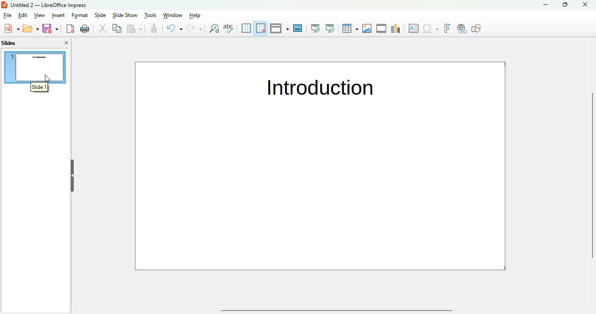  I want to click on insert, so click(58, 16).